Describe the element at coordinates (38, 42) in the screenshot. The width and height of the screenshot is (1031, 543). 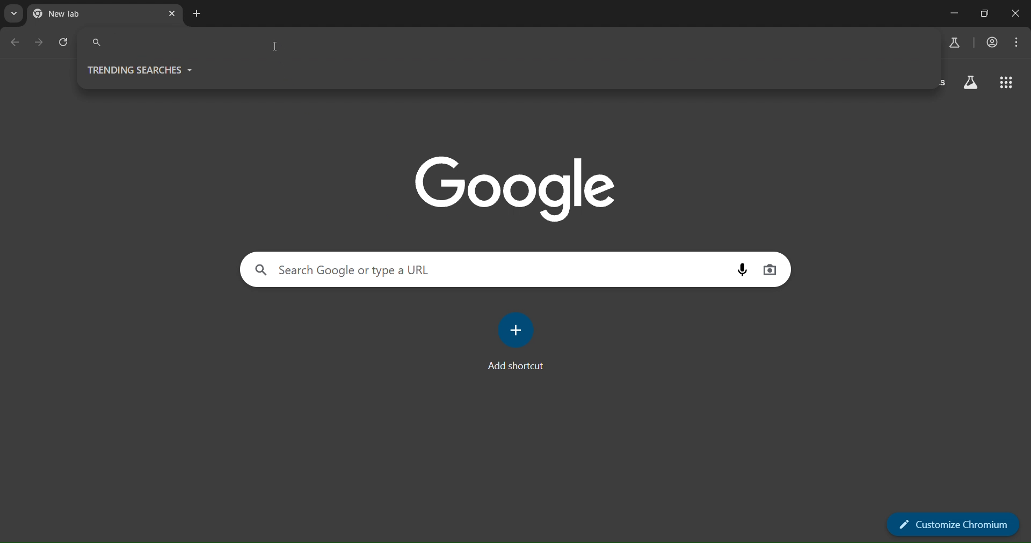
I see `go forward one page` at that location.